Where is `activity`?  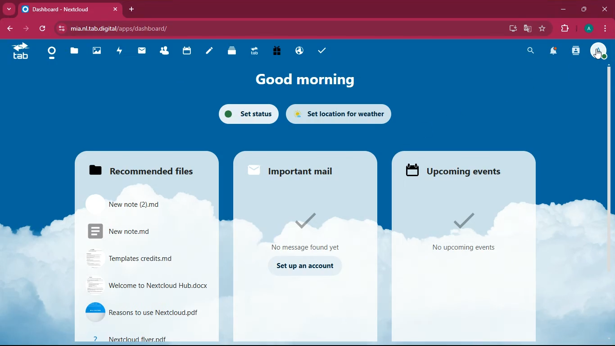
activity is located at coordinates (575, 52).